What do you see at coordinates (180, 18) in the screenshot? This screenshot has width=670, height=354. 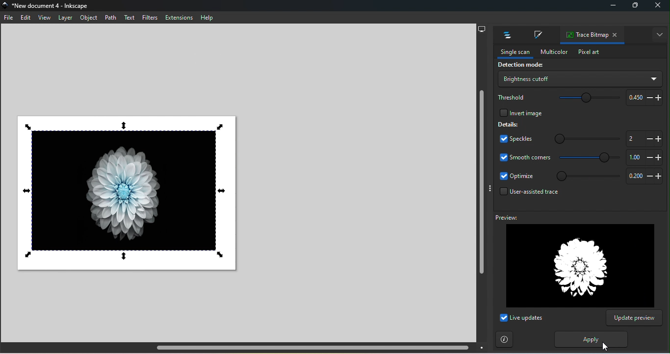 I see `Extensions` at bounding box center [180, 18].